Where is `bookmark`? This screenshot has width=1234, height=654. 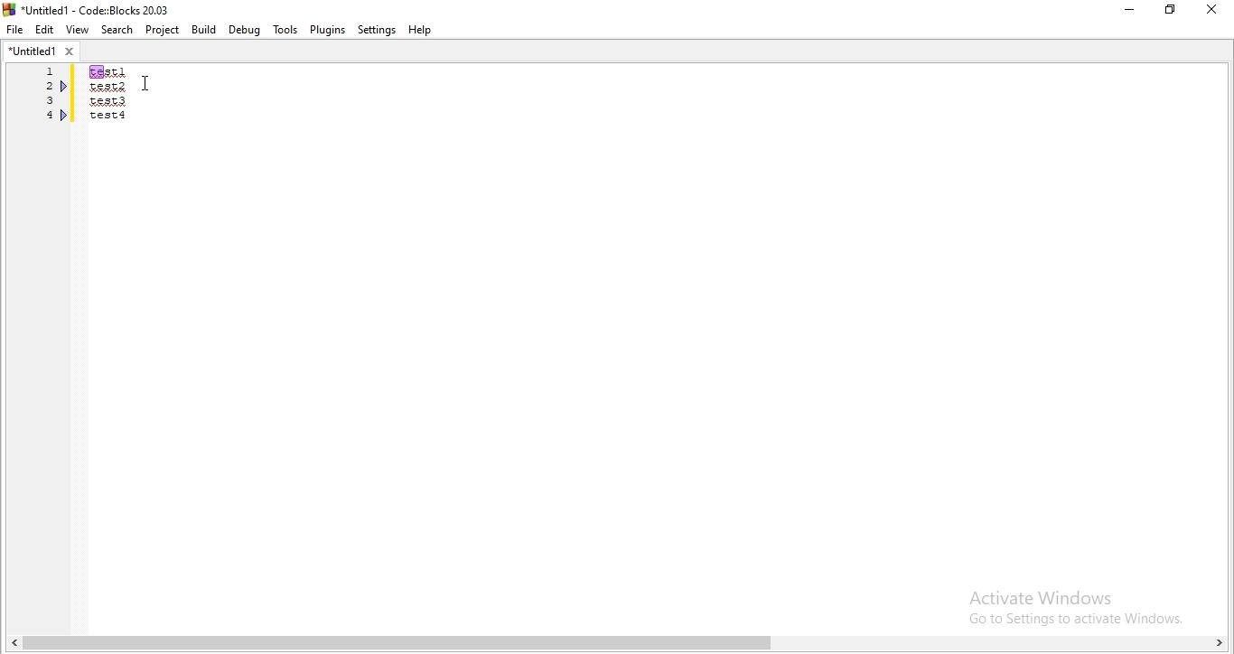
bookmark is located at coordinates (66, 115).